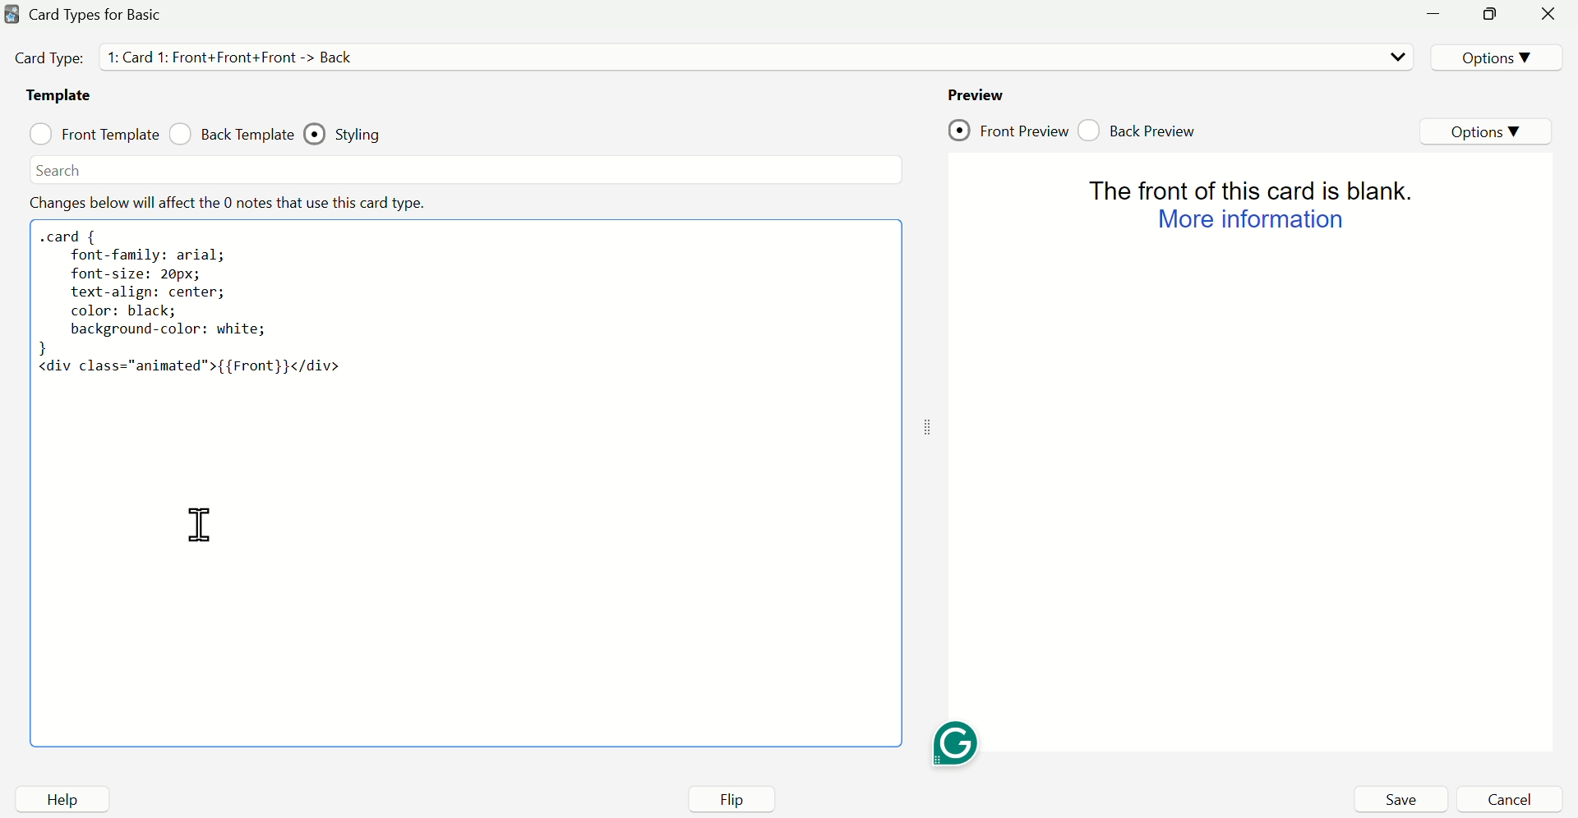  What do you see at coordinates (103, 16) in the screenshot?
I see `Card Type` at bounding box center [103, 16].